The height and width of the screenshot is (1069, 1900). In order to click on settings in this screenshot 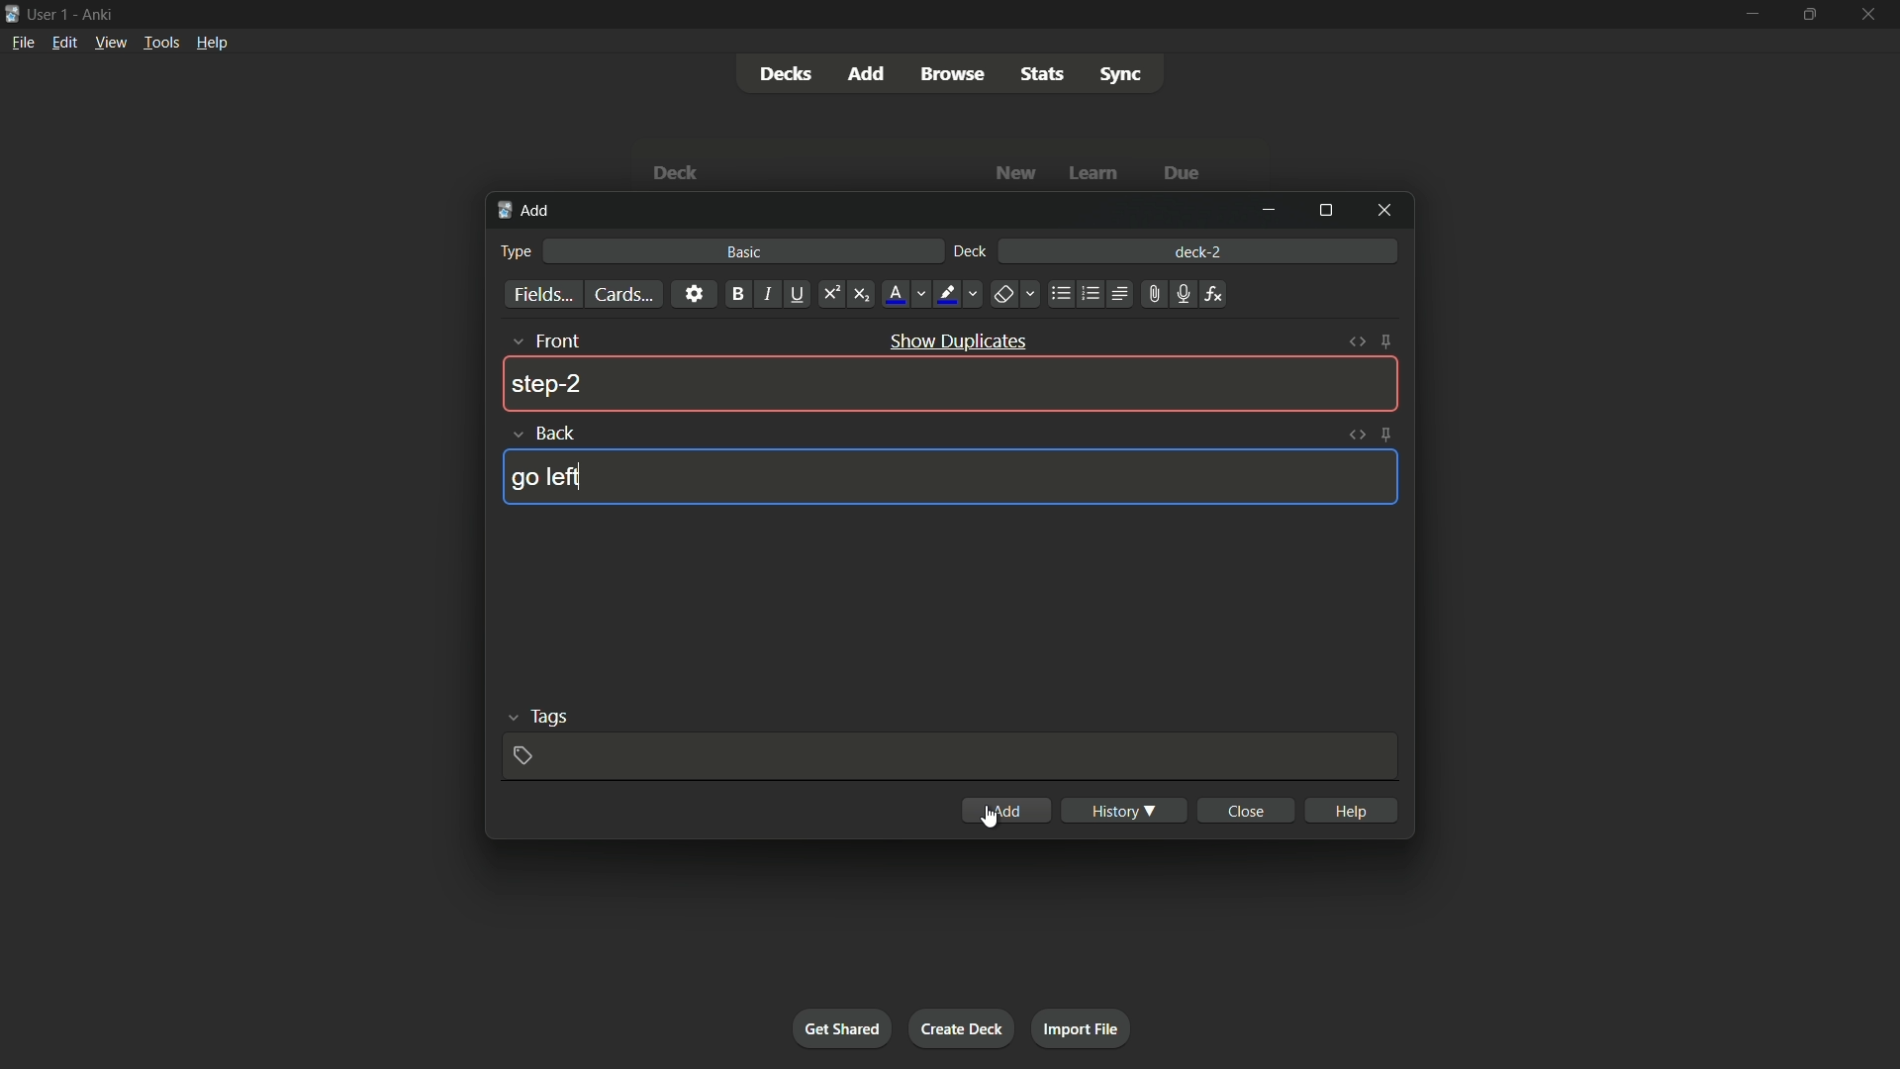, I will do `click(694, 295)`.